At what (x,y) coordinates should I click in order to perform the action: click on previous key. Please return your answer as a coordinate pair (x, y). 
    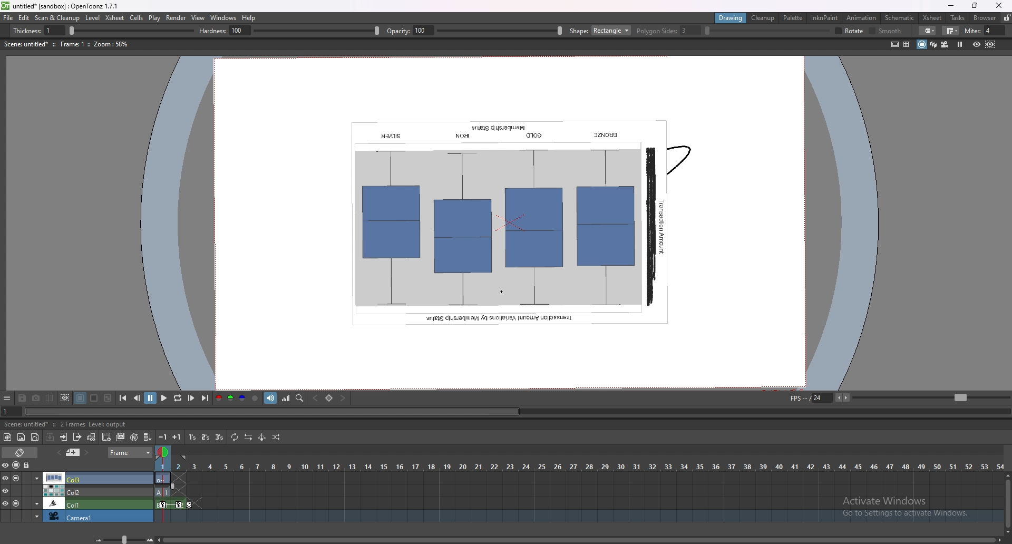
    Looking at the image, I should click on (314, 399).